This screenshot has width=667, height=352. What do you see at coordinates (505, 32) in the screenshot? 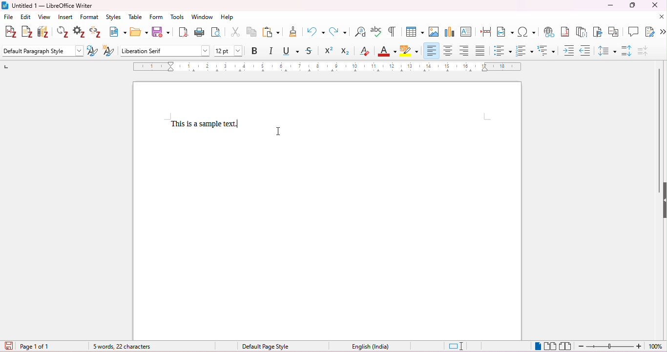
I see `insert field` at bounding box center [505, 32].